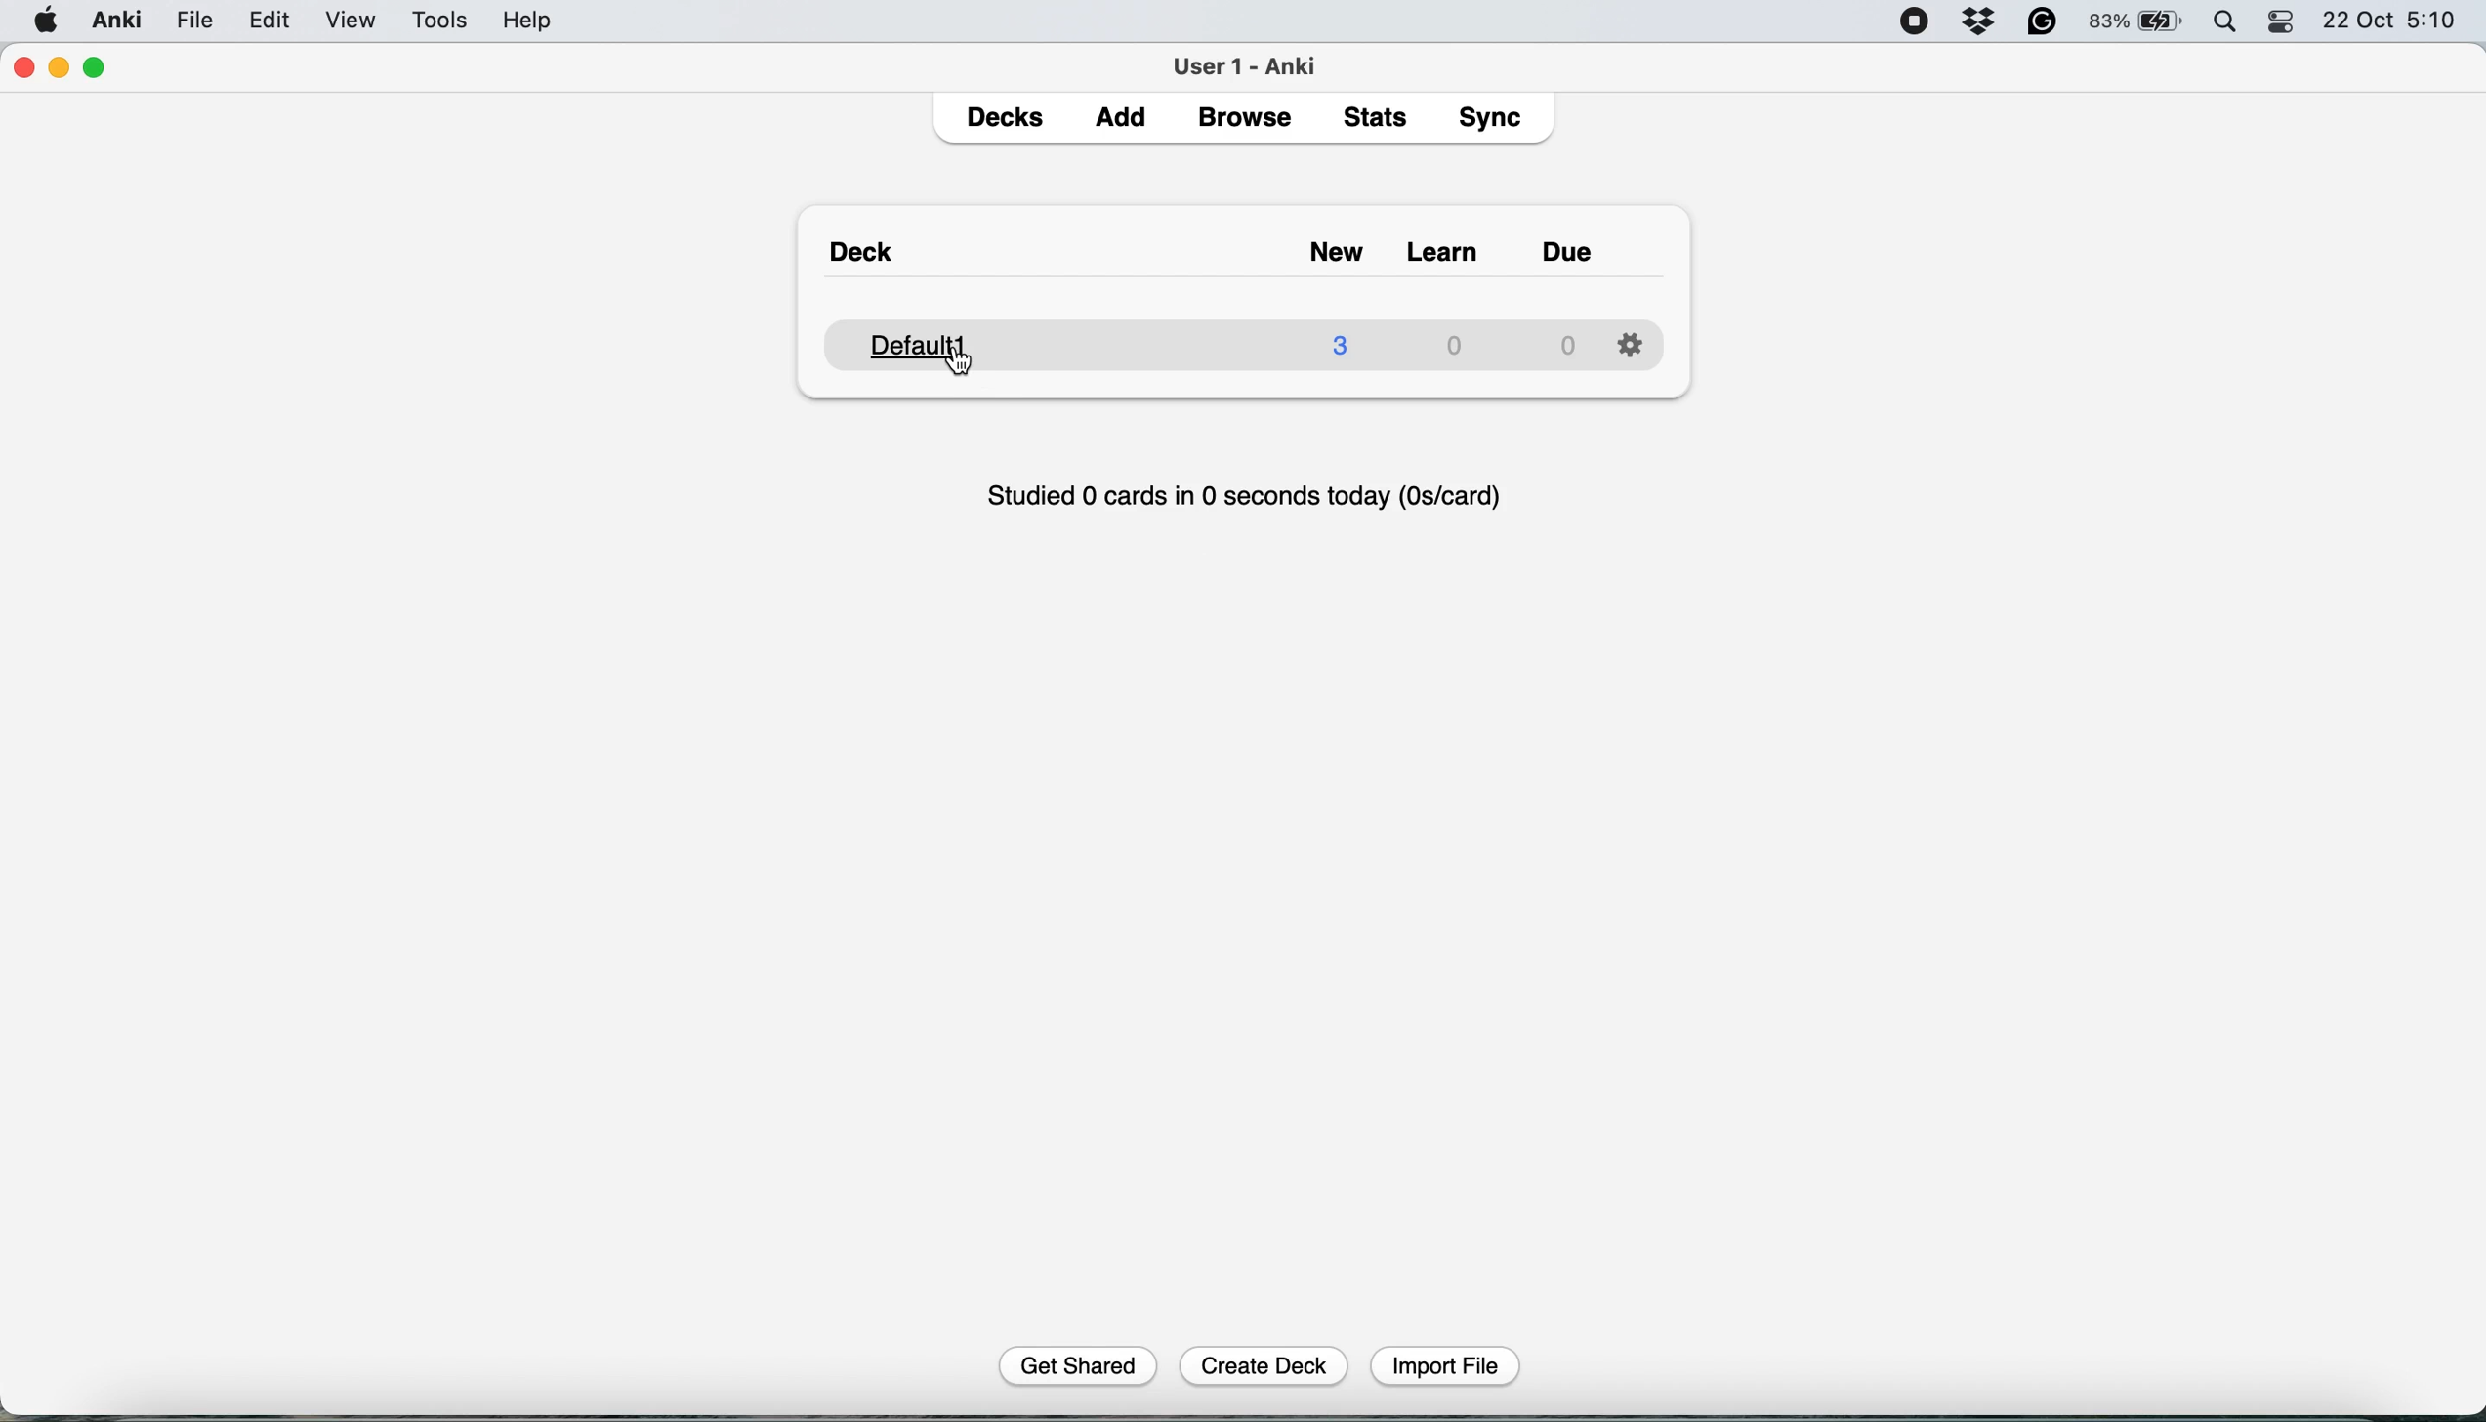 The height and width of the screenshot is (1422, 2486). I want to click on 22 Oct 5:10, so click(2391, 21).